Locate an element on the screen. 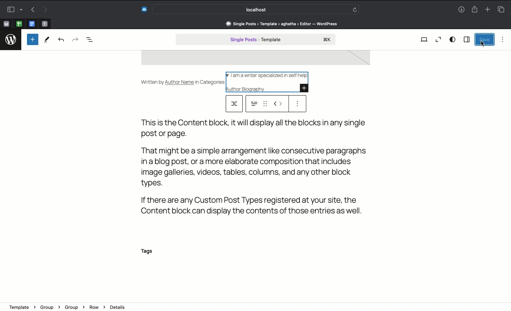 The height and width of the screenshot is (311, 511). View is located at coordinates (424, 39).